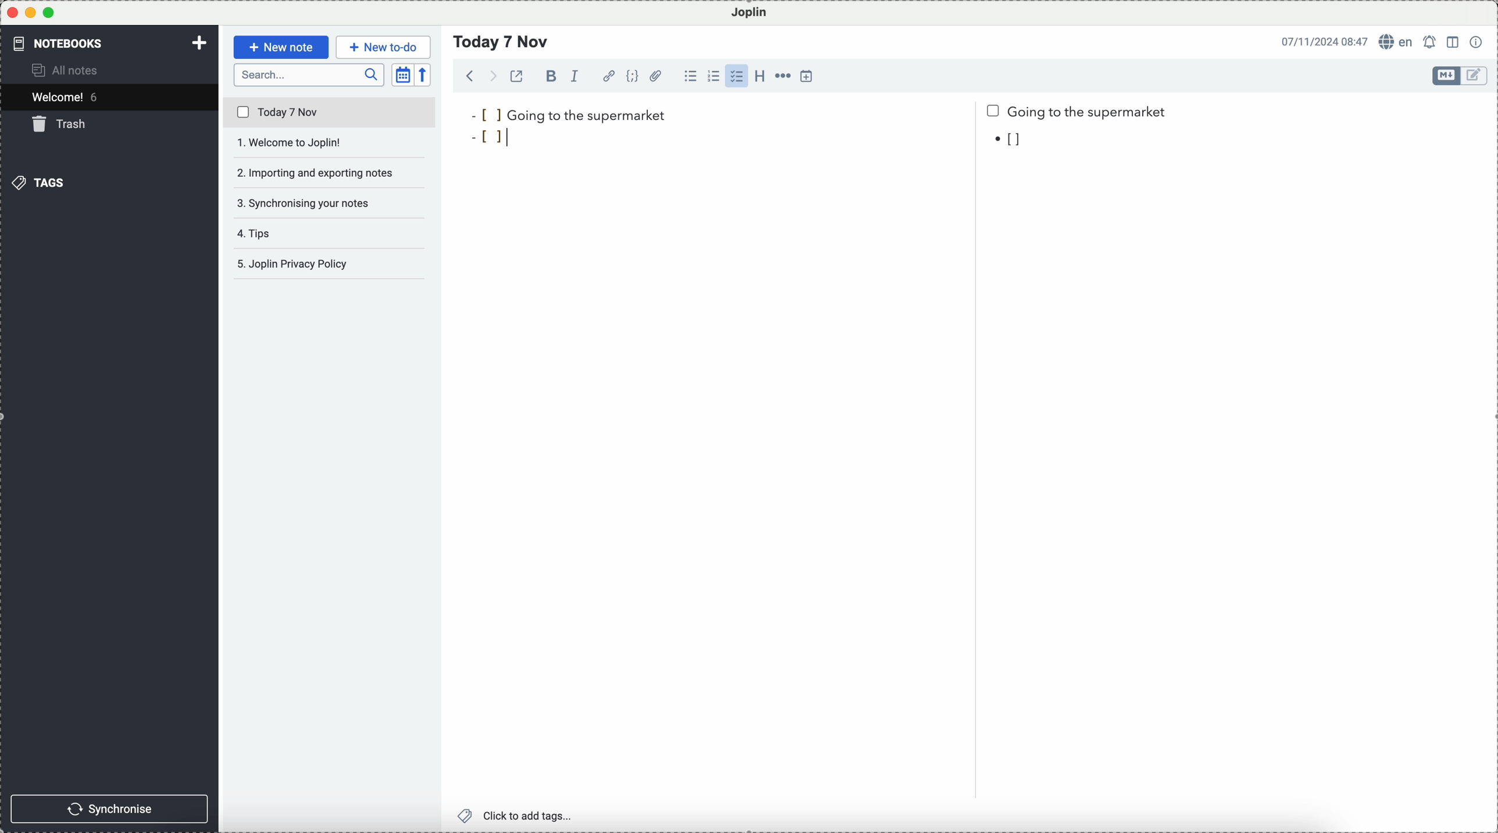  Describe the element at coordinates (67, 43) in the screenshot. I see `notebooks tab` at that location.